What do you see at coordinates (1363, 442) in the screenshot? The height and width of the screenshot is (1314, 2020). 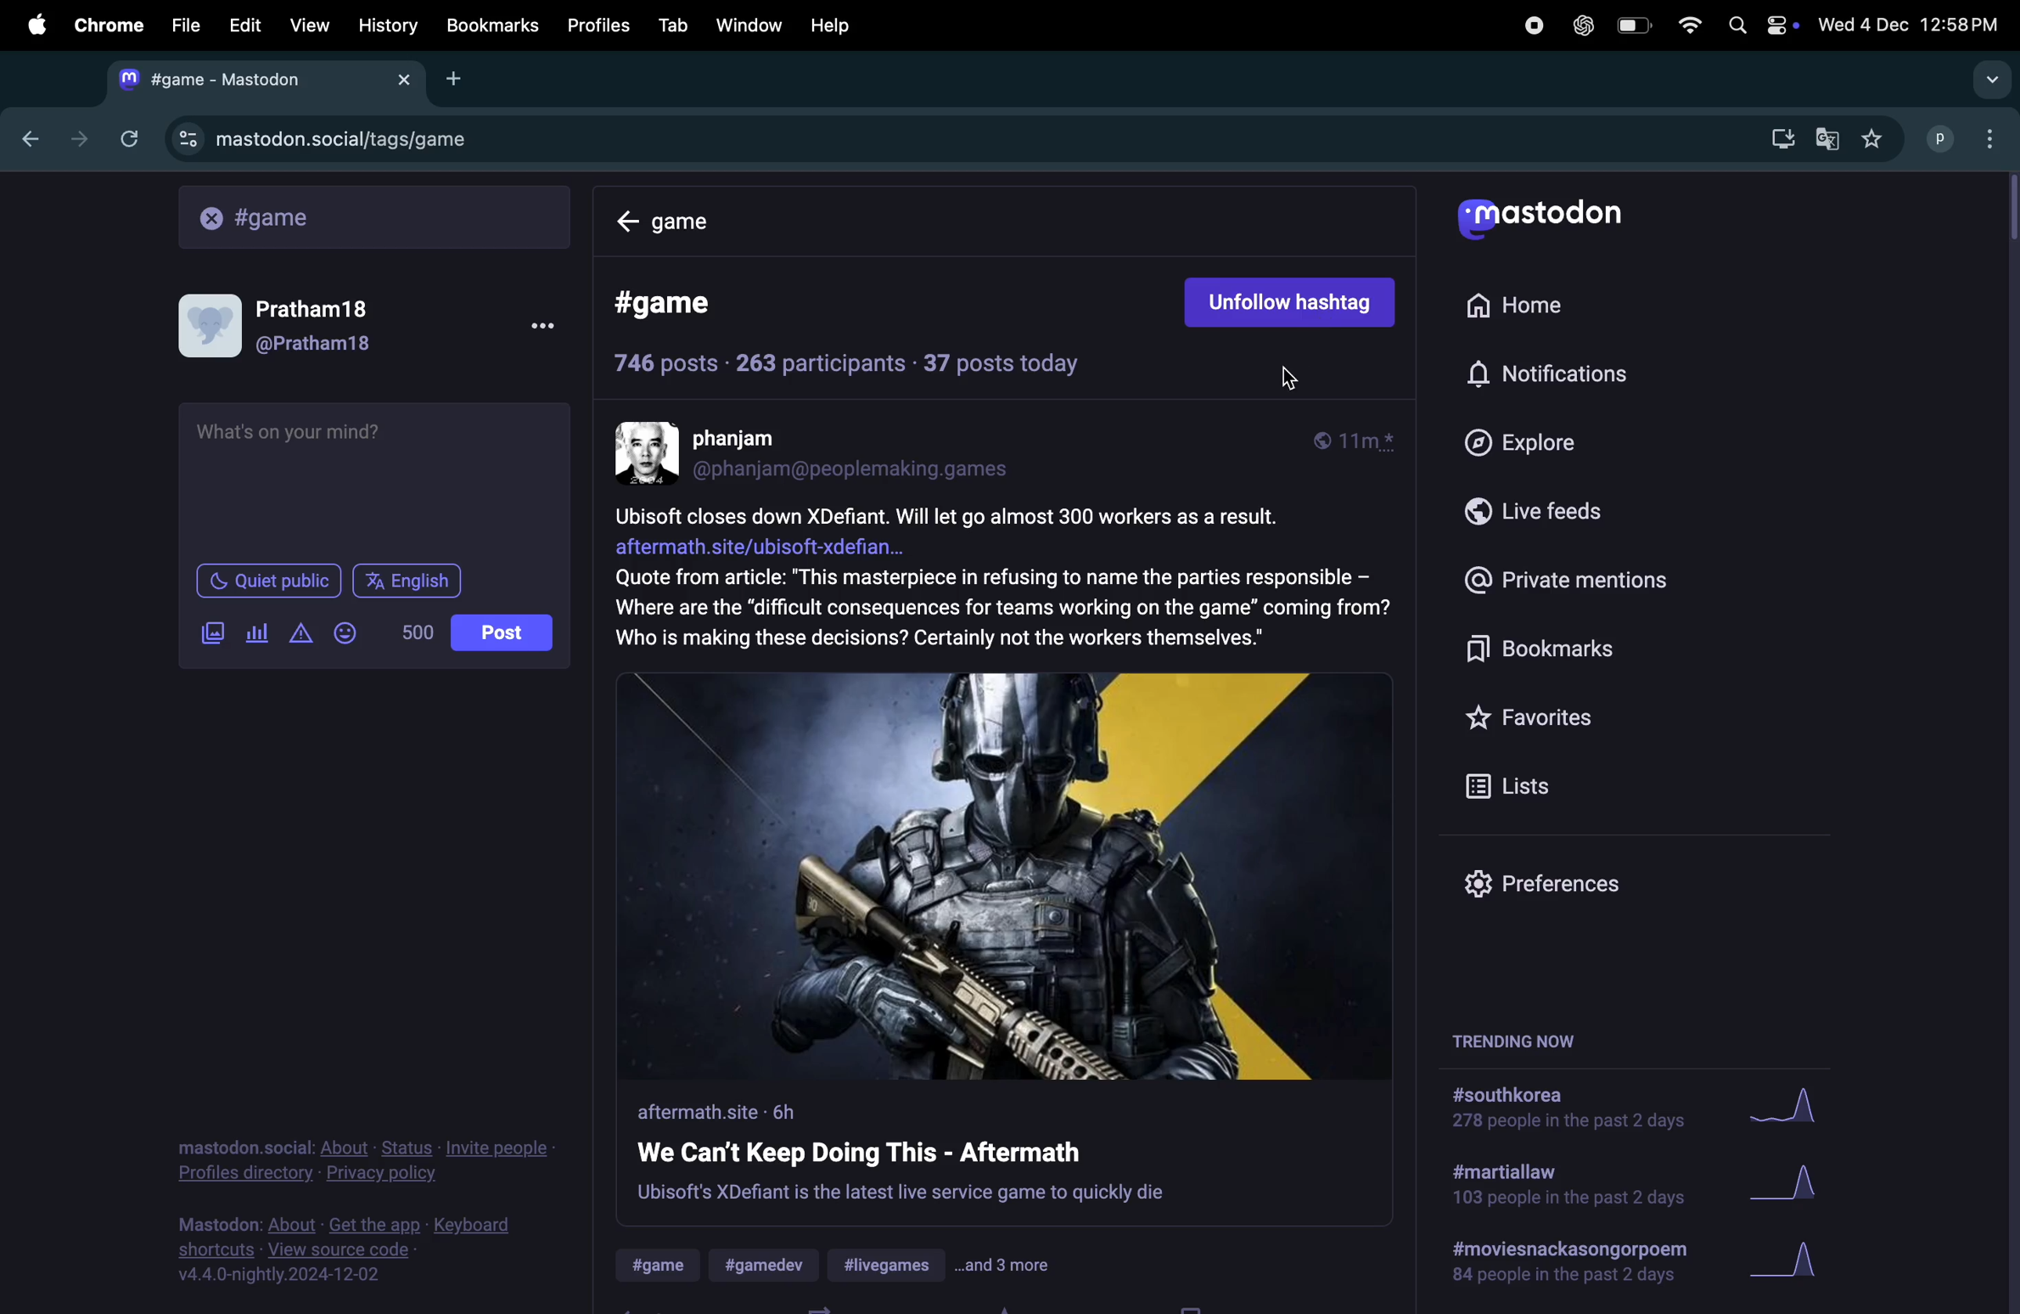 I see `posted time` at bounding box center [1363, 442].